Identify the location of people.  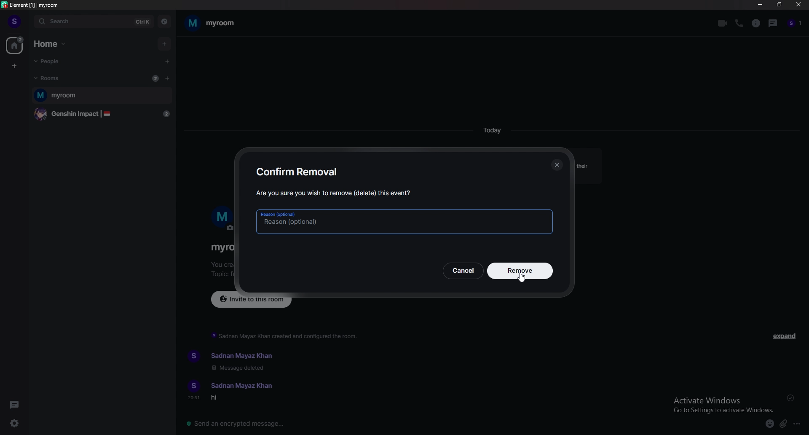
(52, 62).